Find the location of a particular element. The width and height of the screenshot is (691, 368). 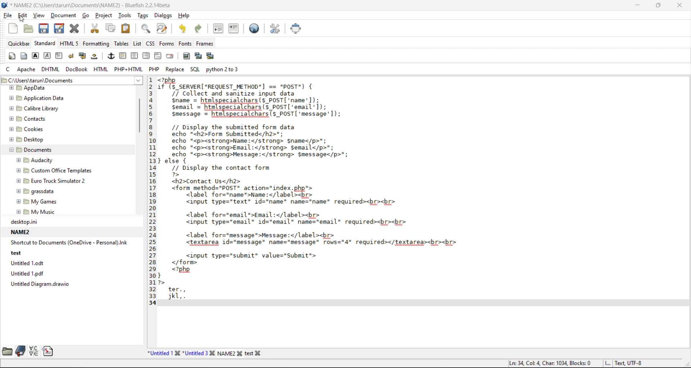

 Euro Truck Simulator 2 is located at coordinates (49, 181).